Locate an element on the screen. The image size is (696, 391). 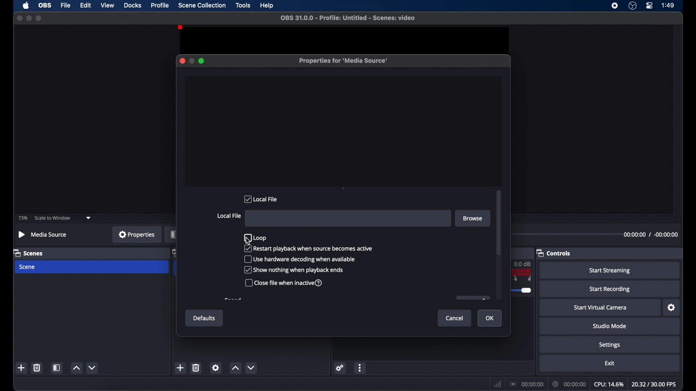
properties for media source is located at coordinates (343, 61).